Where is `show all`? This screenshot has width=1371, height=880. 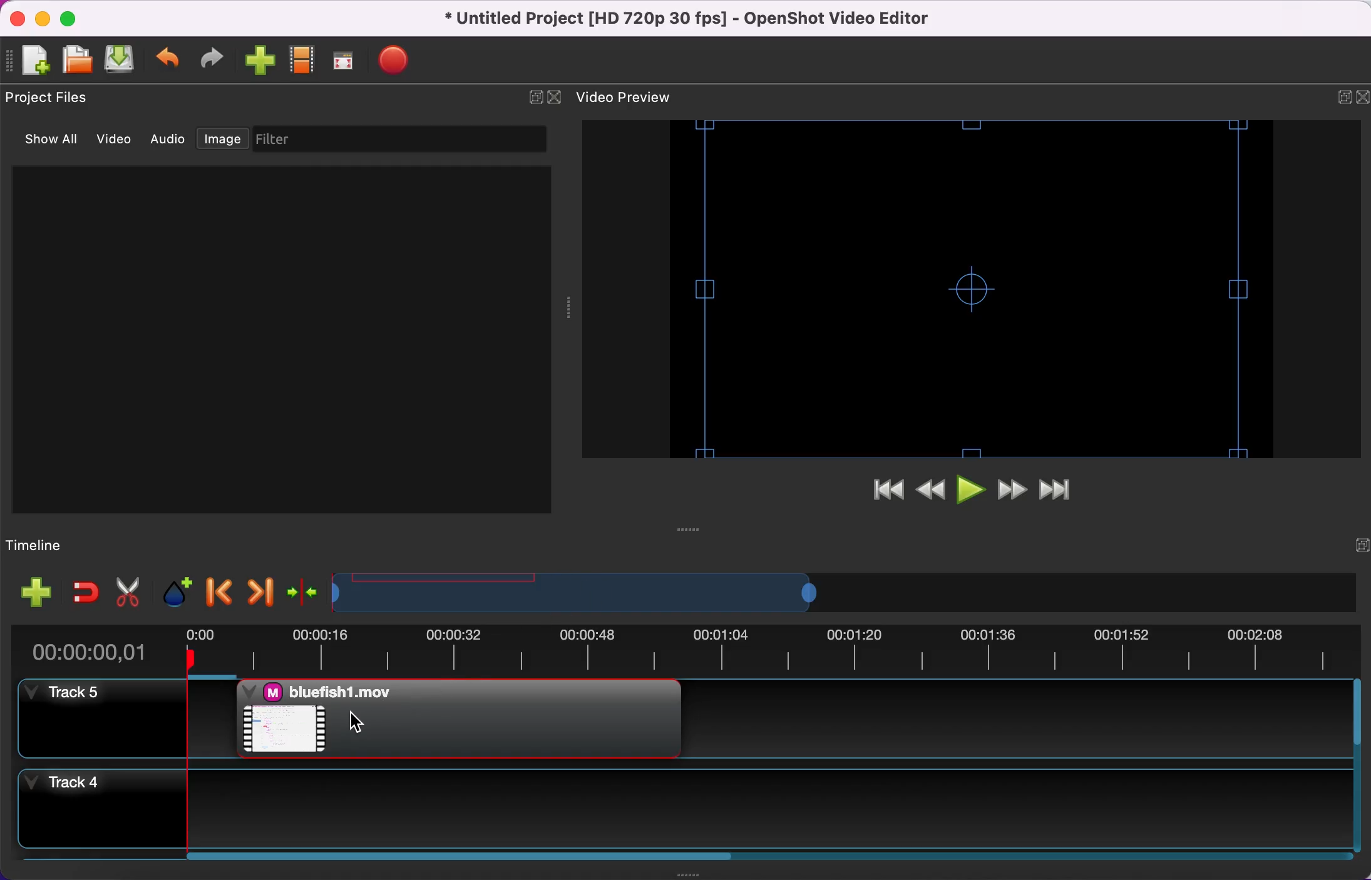 show all is located at coordinates (49, 143).